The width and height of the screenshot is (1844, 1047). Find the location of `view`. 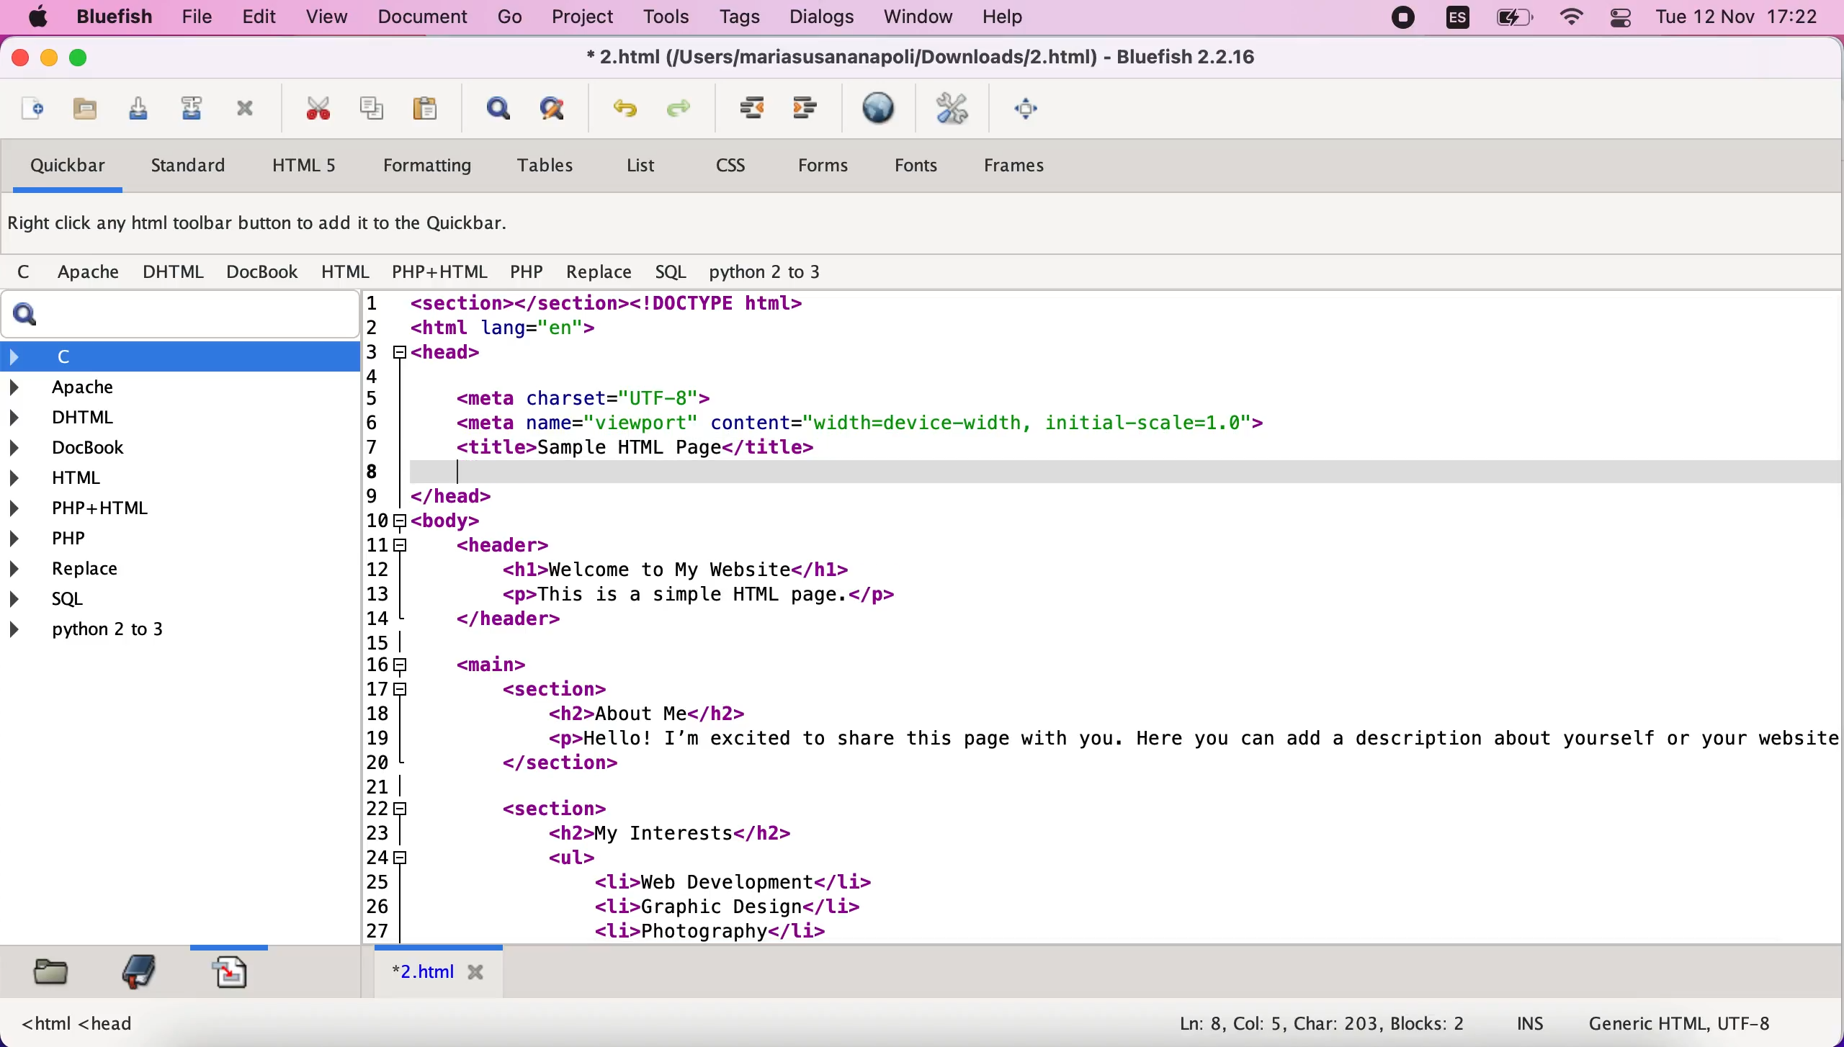

view is located at coordinates (327, 20).